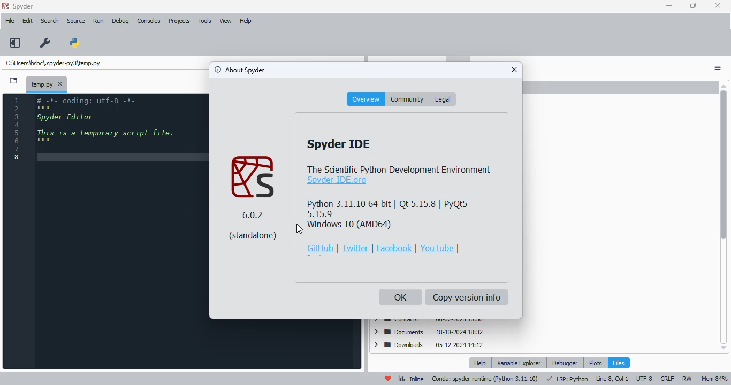  I want to click on > BB Contacts 06-02-2023 10:36, so click(428, 321).